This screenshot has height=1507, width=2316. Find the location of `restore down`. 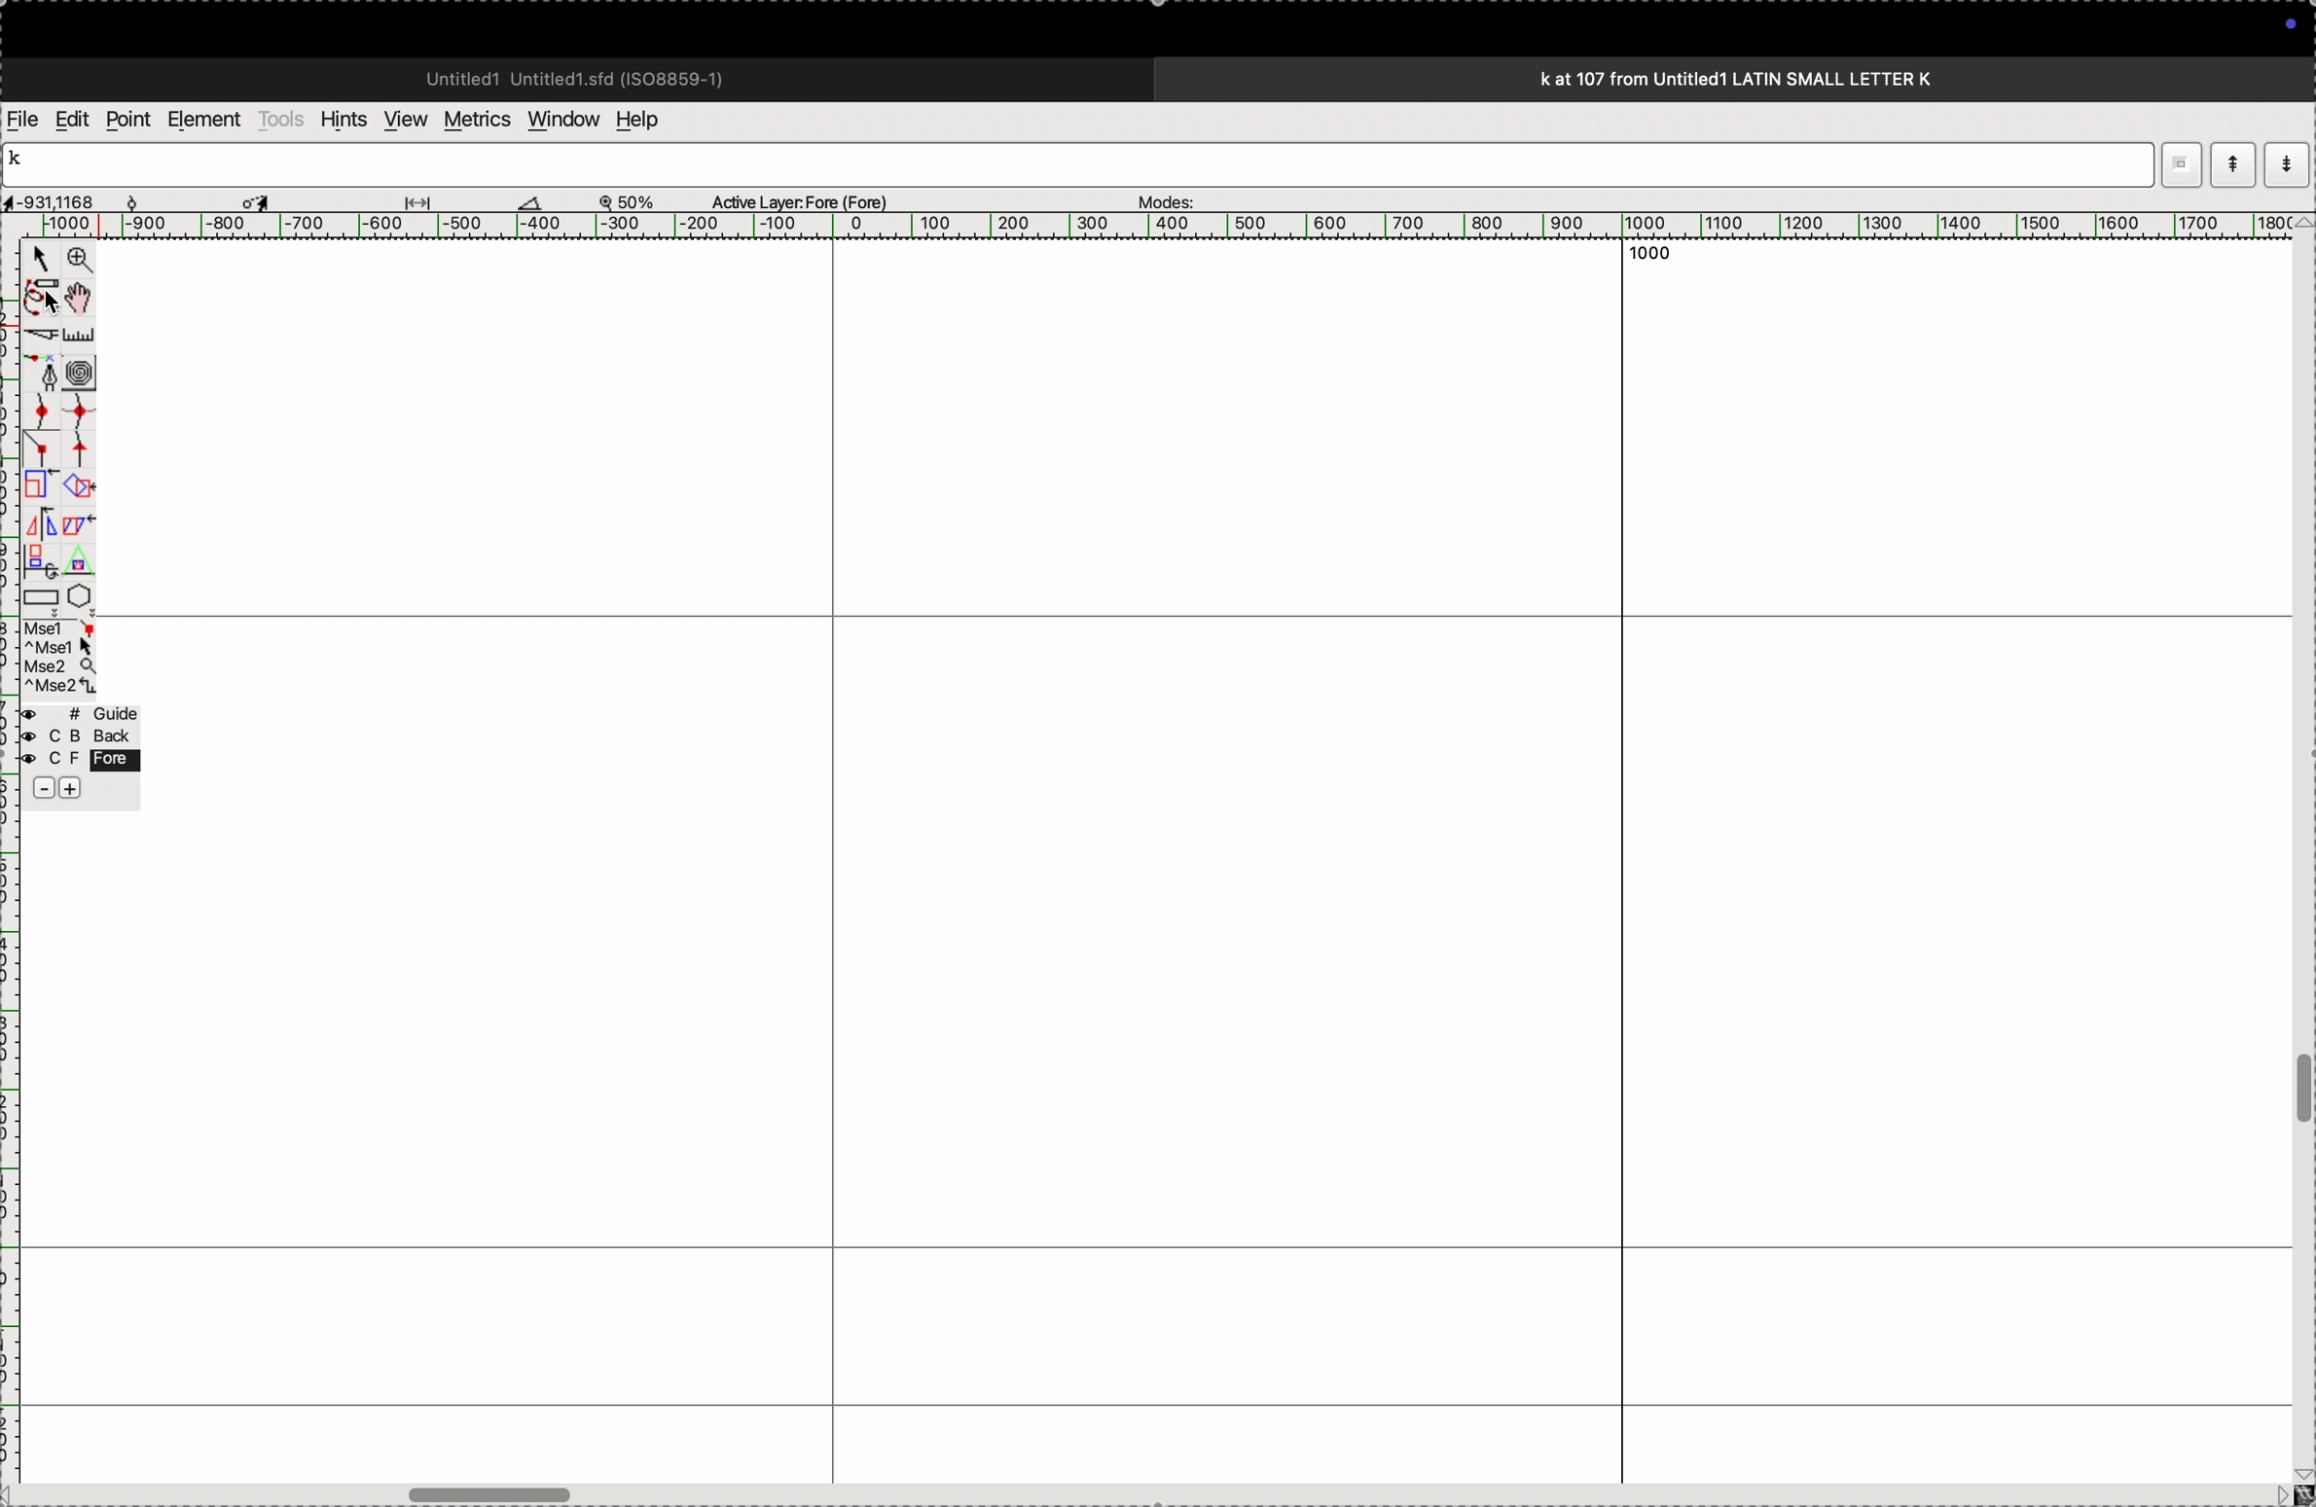

restore down is located at coordinates (2184, 164).